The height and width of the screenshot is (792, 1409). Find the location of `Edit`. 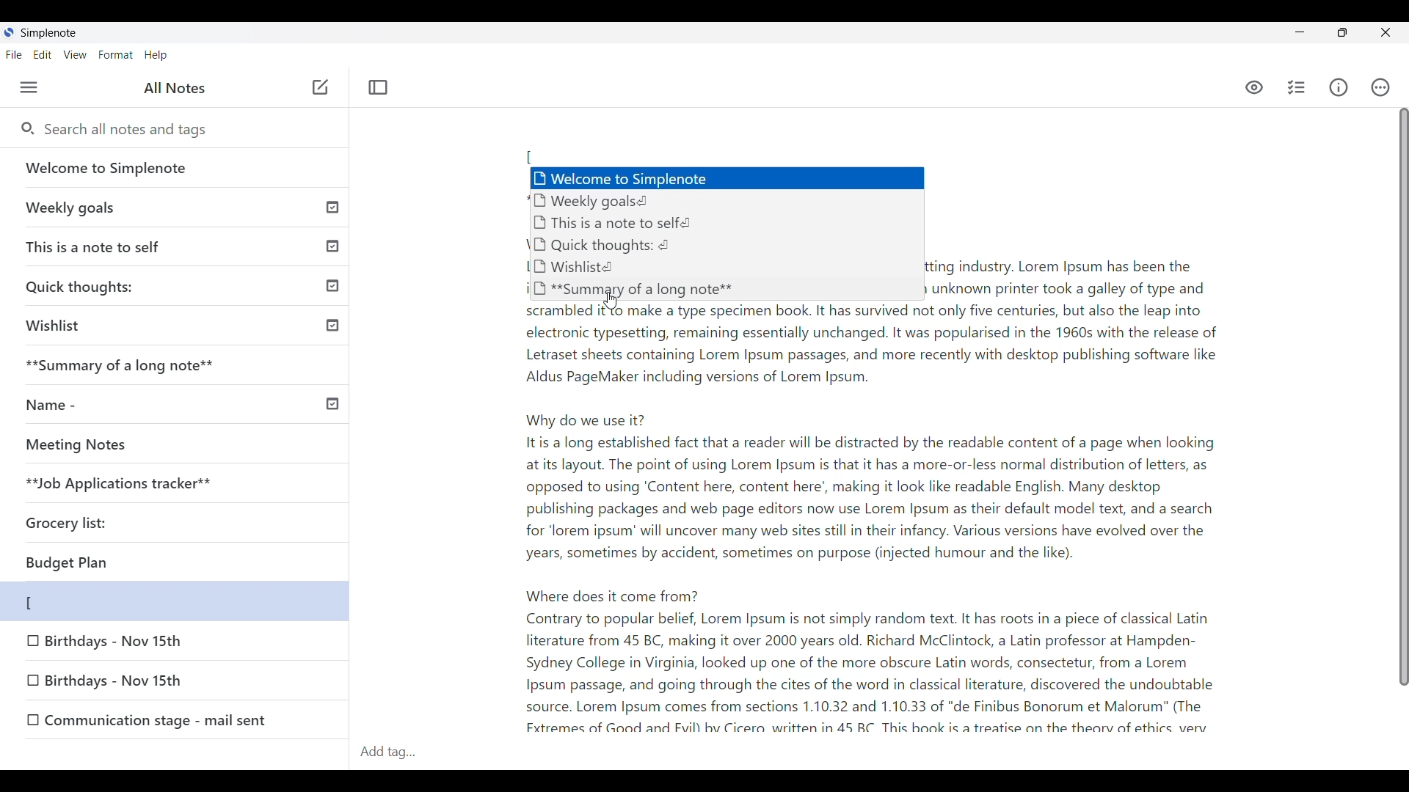

Edit is located at coordinates (43, 55).